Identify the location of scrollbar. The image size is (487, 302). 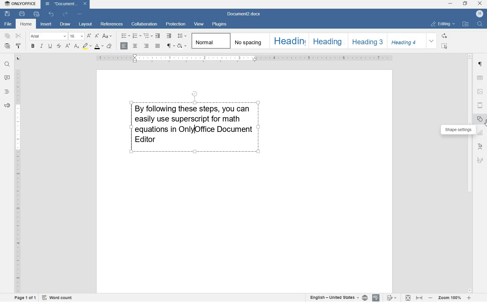
(470, 173).